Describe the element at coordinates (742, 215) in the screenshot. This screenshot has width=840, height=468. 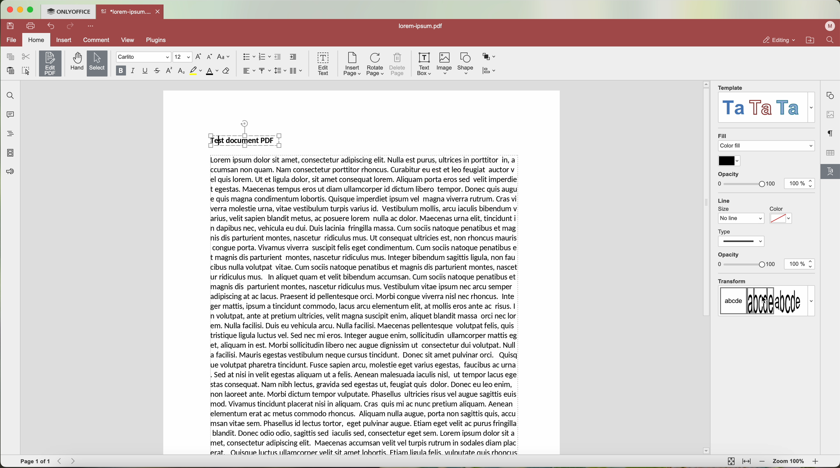
I see `size` at that location.